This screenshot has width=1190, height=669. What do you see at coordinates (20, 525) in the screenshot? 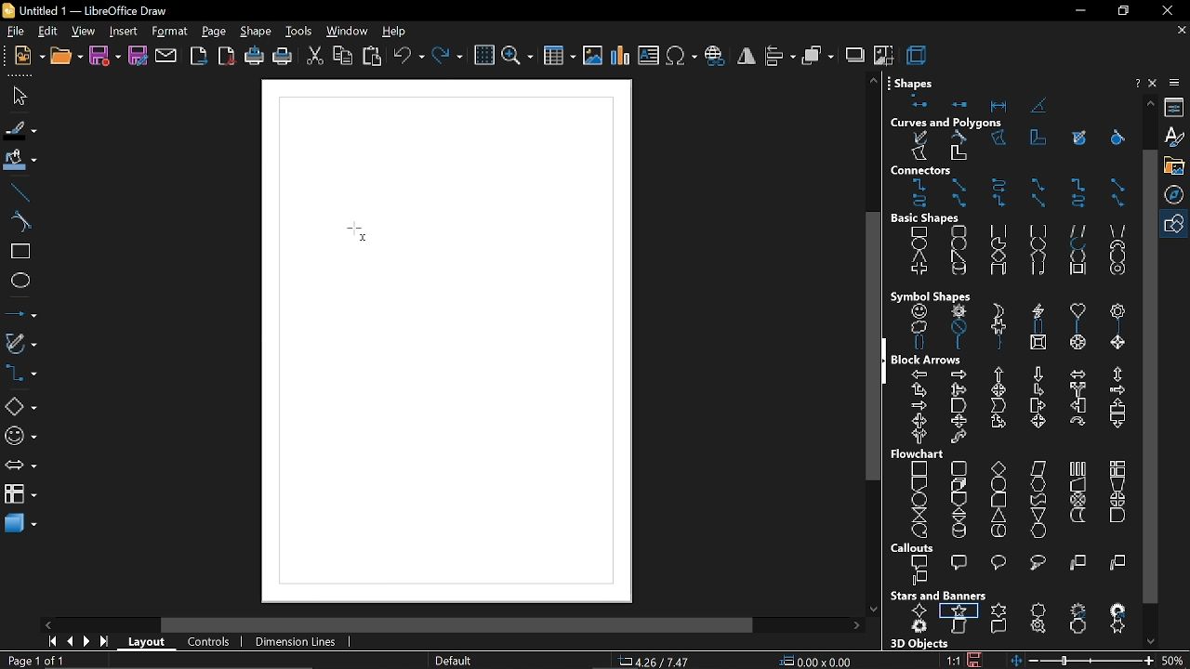
I see `3d shapes` at bounding box center [20, 525].